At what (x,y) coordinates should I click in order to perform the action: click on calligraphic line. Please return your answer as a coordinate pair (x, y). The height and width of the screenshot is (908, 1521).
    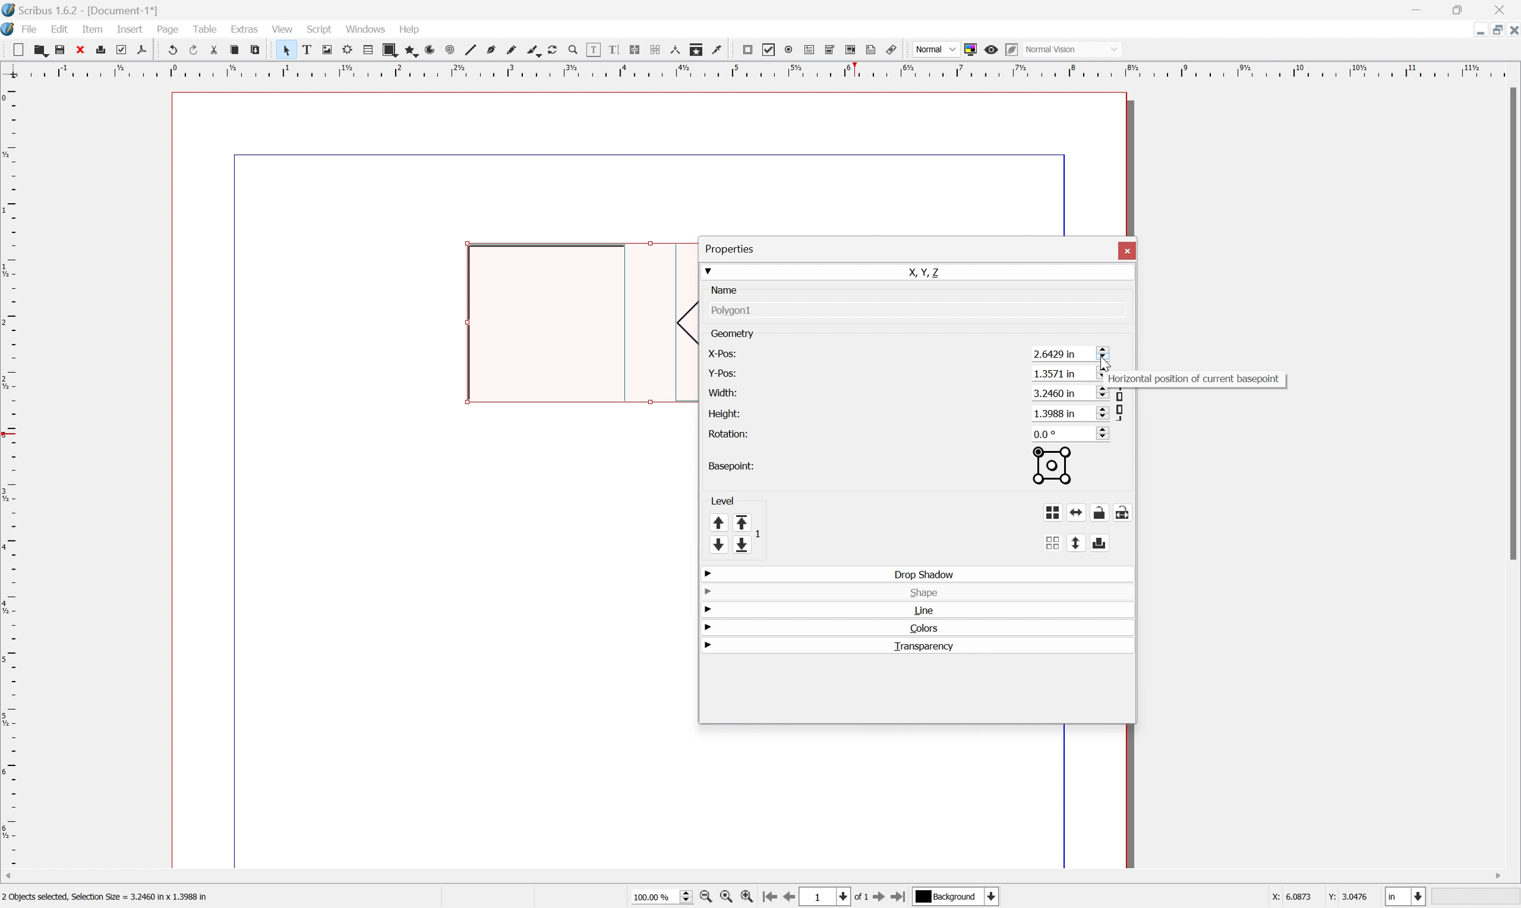
    Looking at the image, I should click on (530, 49).